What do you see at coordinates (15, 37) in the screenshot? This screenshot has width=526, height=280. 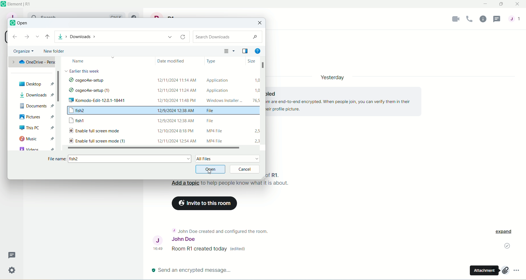 I see `go back` at bounding box center [15, 37].